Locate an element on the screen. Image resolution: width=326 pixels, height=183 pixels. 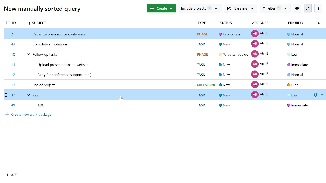
change position of the task "XYZ" is located at coordinates (7, 95).